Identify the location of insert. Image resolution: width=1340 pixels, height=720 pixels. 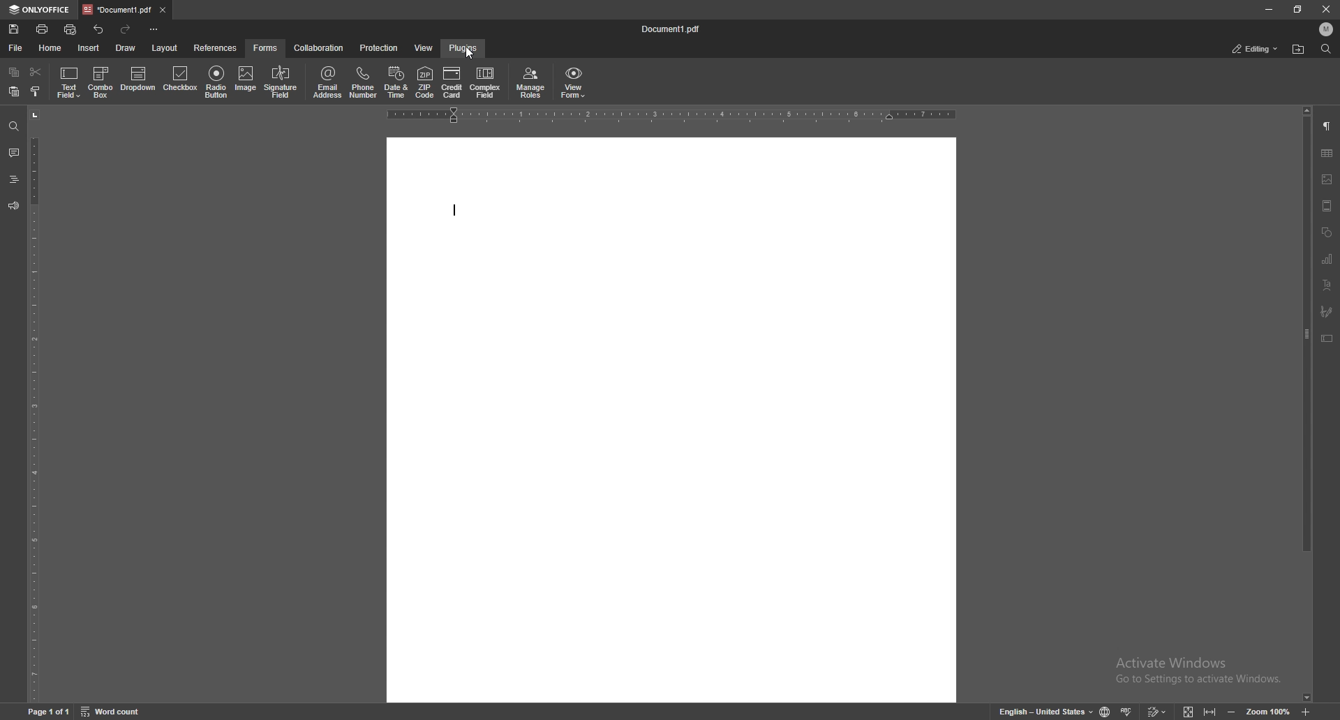
(89, 48).